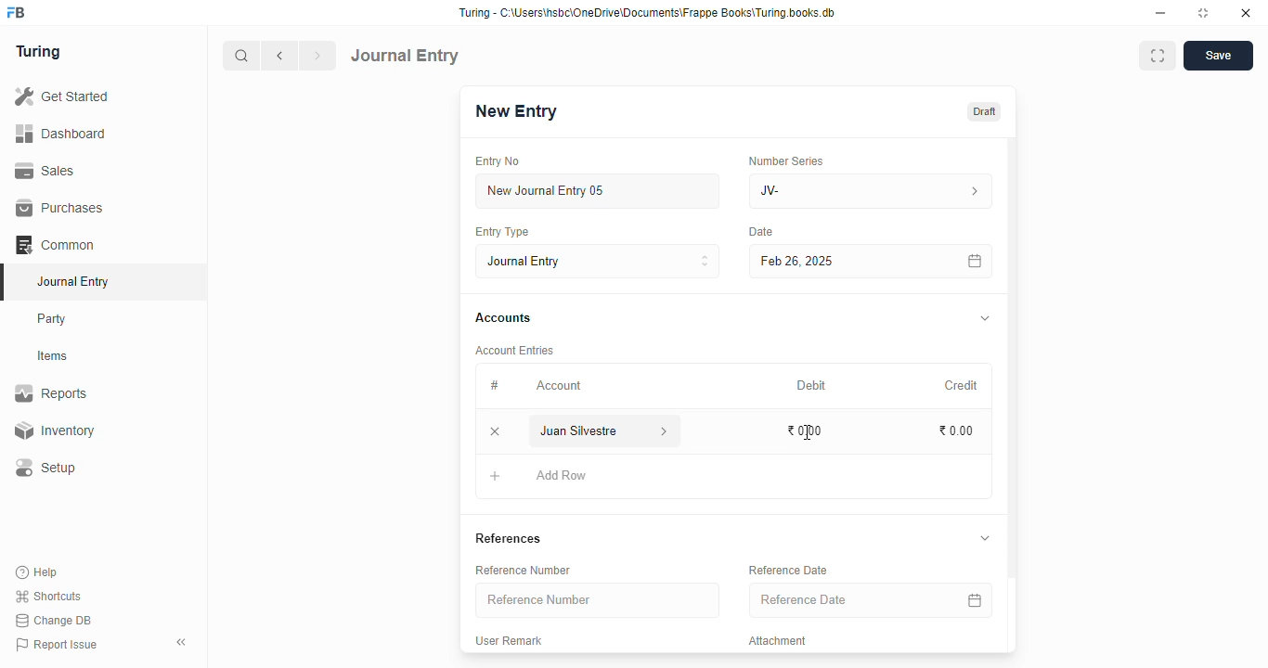 This screenshot has width=1268, height=668. I want to click on dashboard, so click(61, 133).